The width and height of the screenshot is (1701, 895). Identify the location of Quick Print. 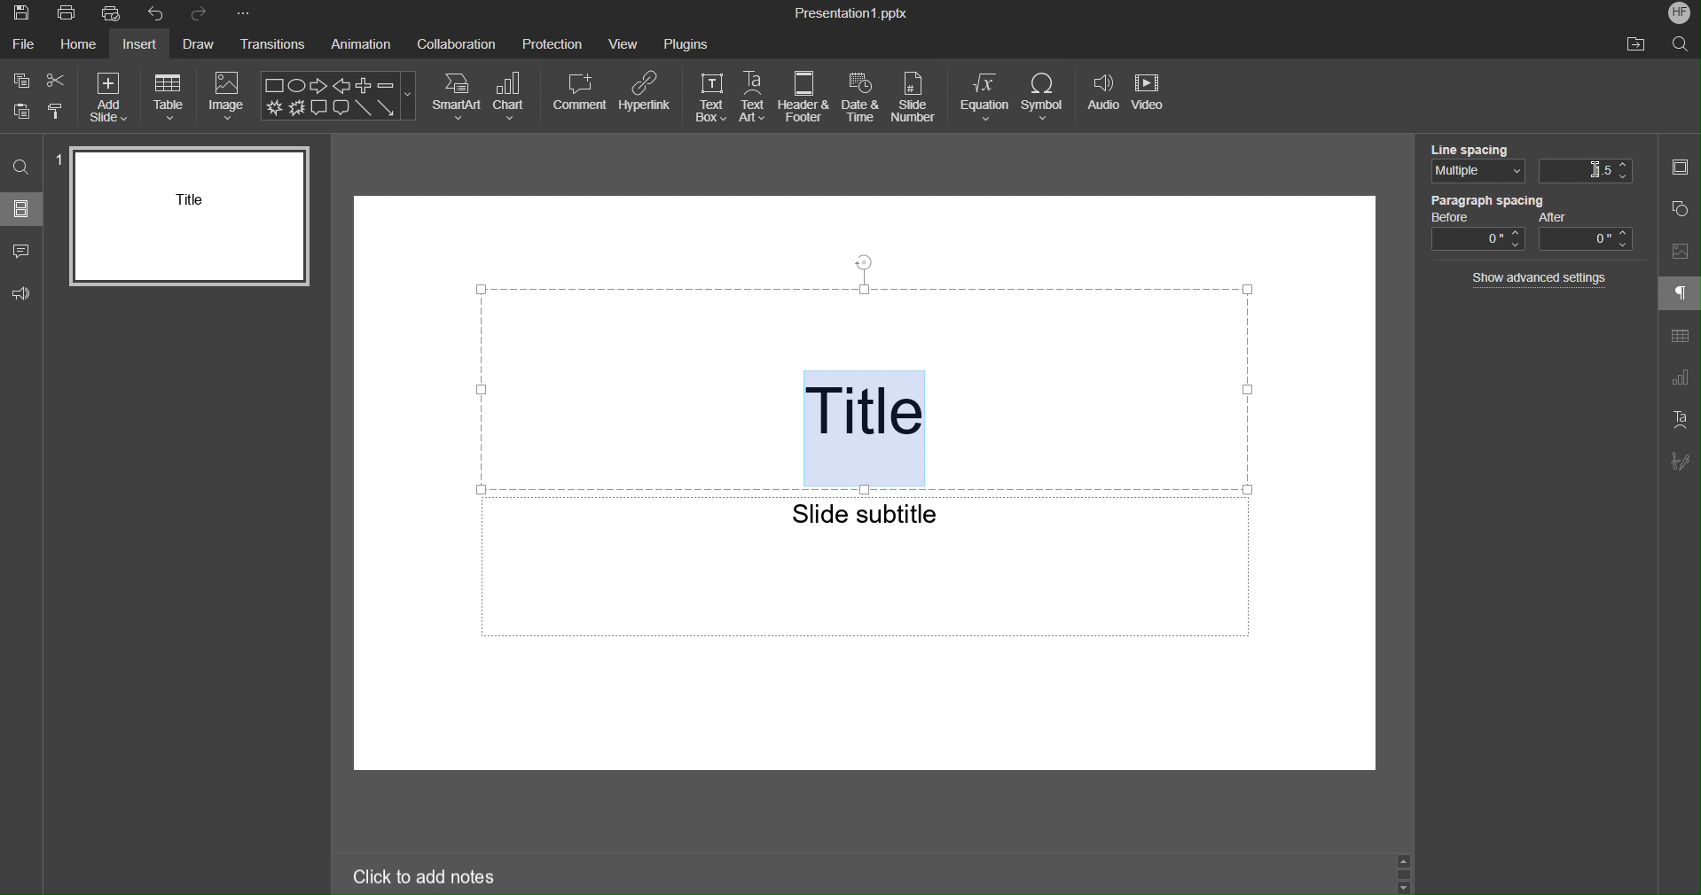
(114, 15).